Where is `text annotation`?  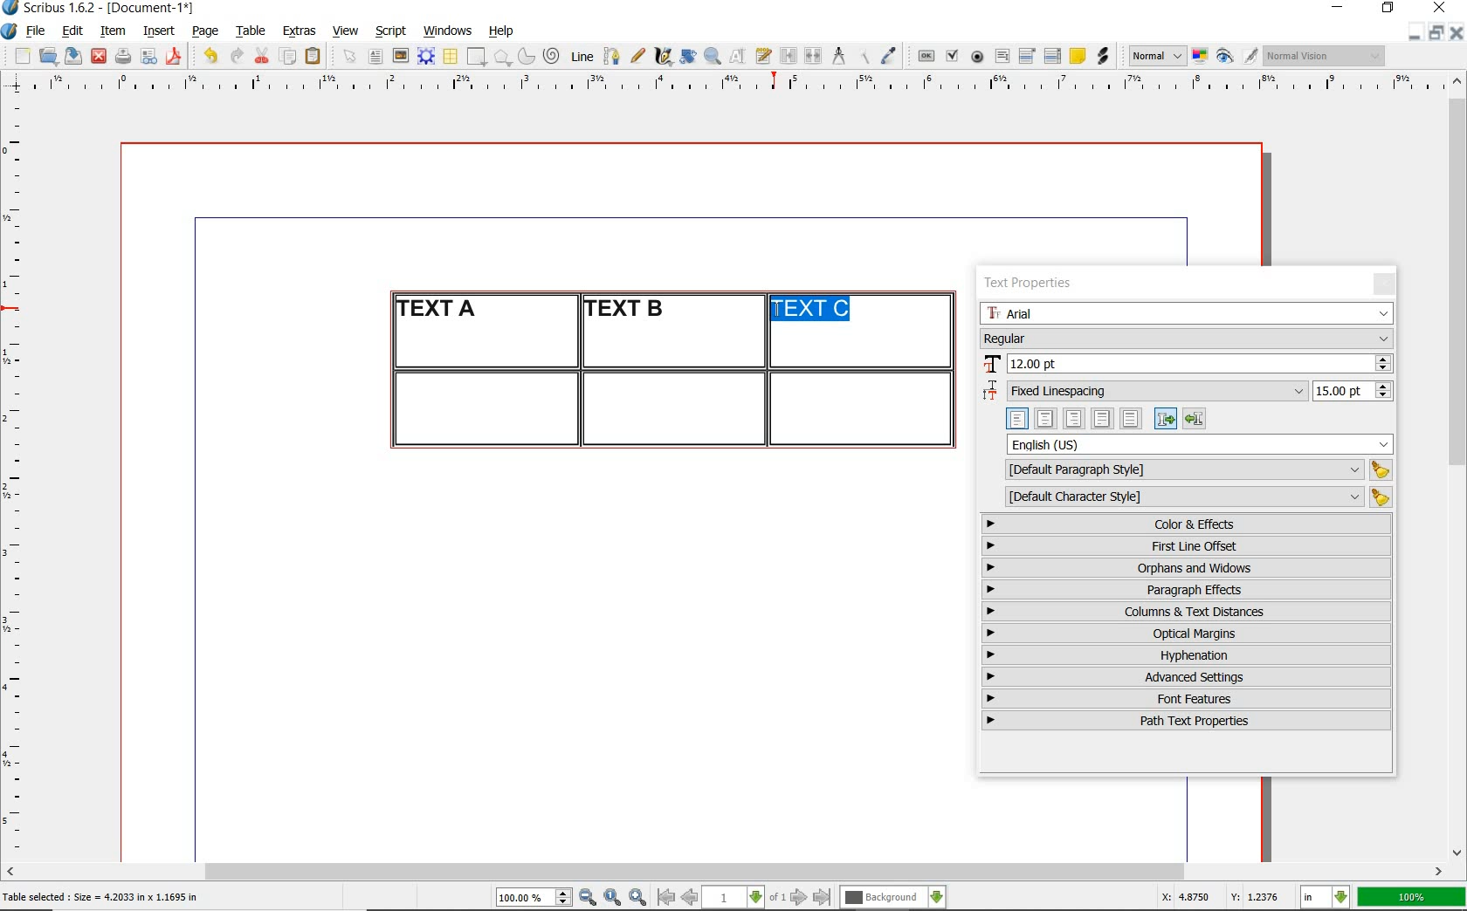
text annotation is located at coordinates (1077, 57).